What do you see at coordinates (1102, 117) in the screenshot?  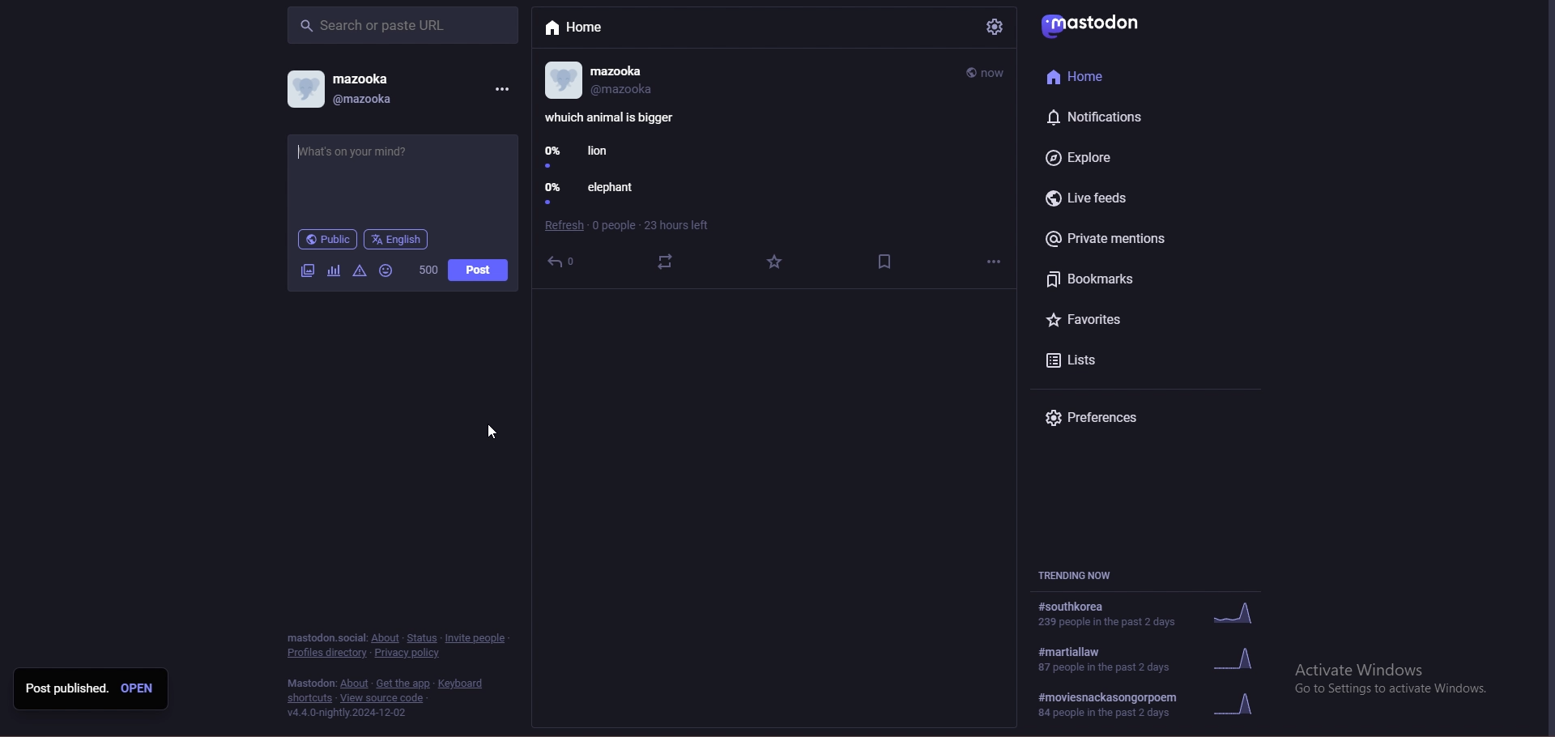 I see `notifications` at bounding box center [1102, 117].